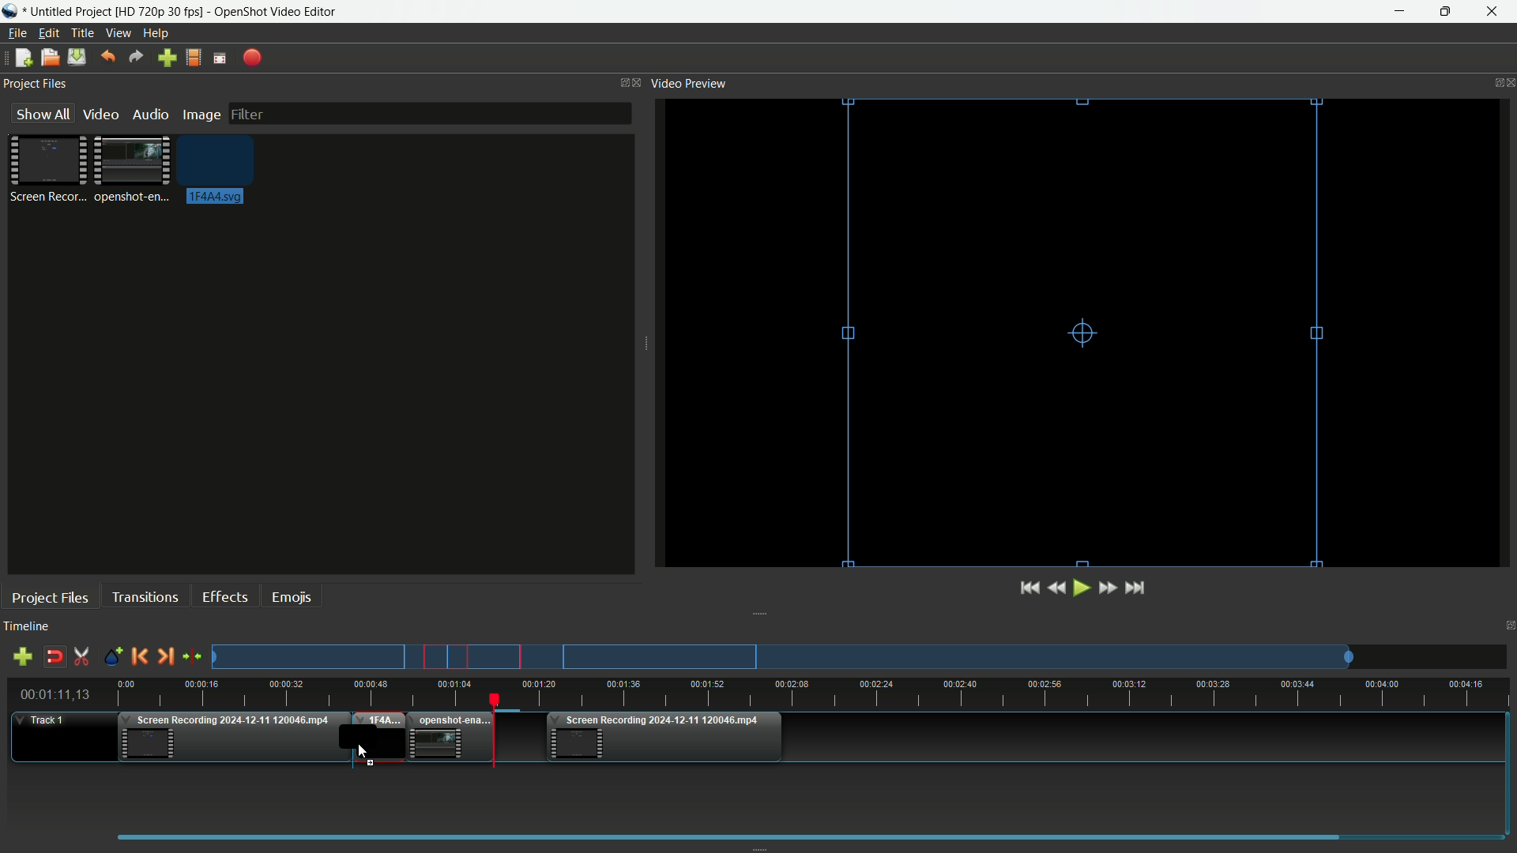  Describe the element at coordinates (46, 33) in the screenshot. I see `Edit menu` at that location.